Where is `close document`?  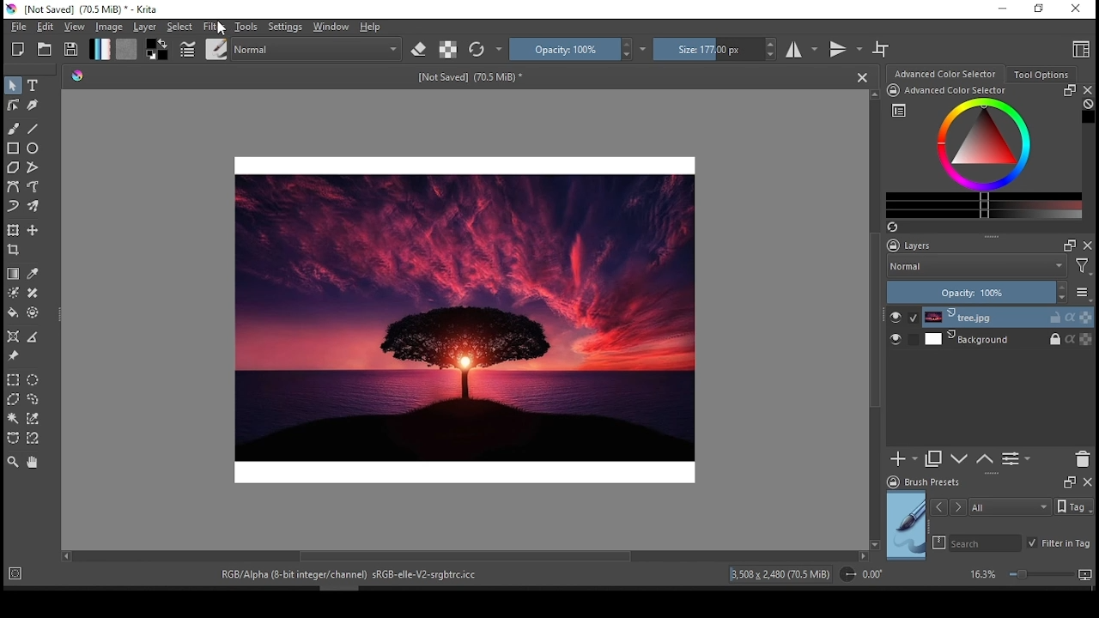
close document is located at coordinates (863, 76).